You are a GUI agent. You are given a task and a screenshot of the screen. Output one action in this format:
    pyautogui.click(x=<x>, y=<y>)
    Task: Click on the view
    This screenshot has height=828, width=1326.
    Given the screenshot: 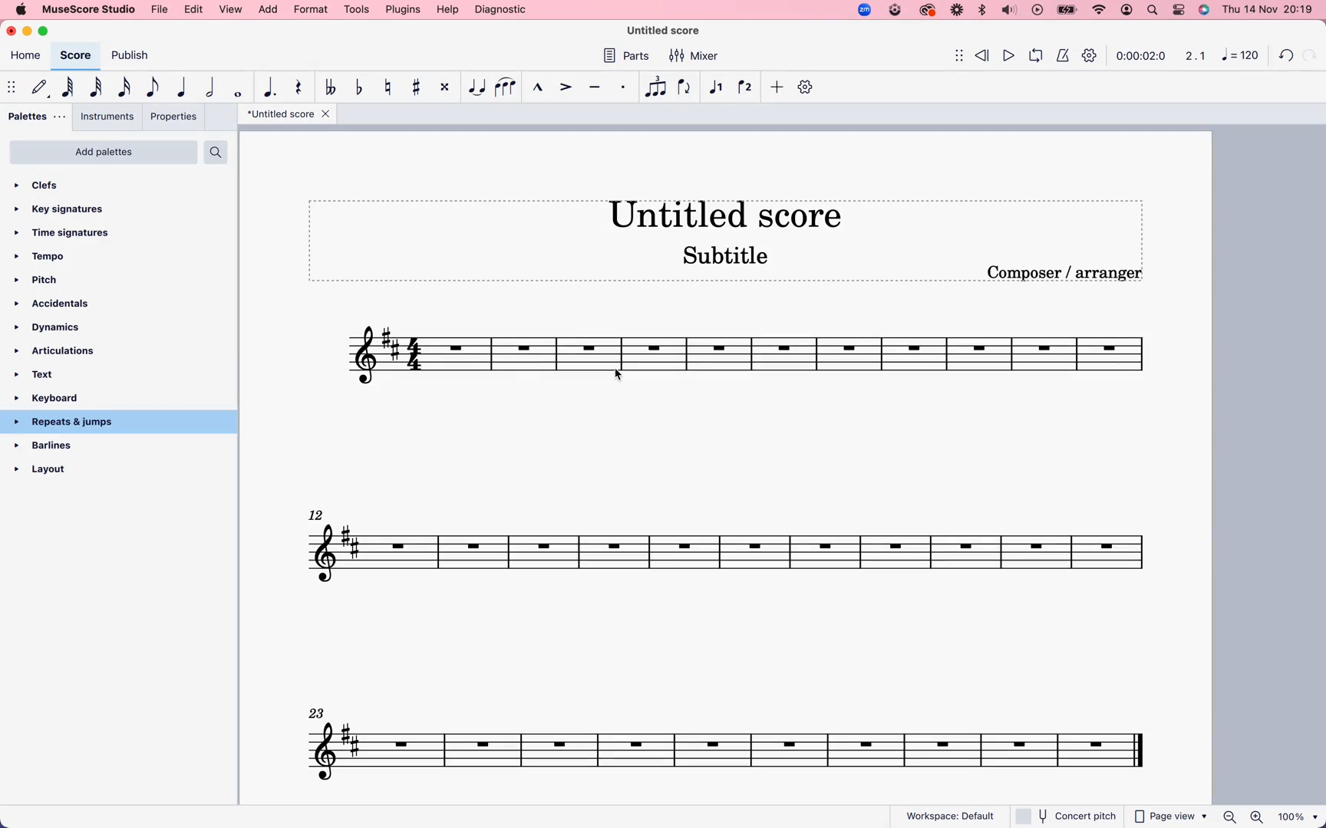 What is the action you would take?
    pyautogui.click(x=232, y=10)
    